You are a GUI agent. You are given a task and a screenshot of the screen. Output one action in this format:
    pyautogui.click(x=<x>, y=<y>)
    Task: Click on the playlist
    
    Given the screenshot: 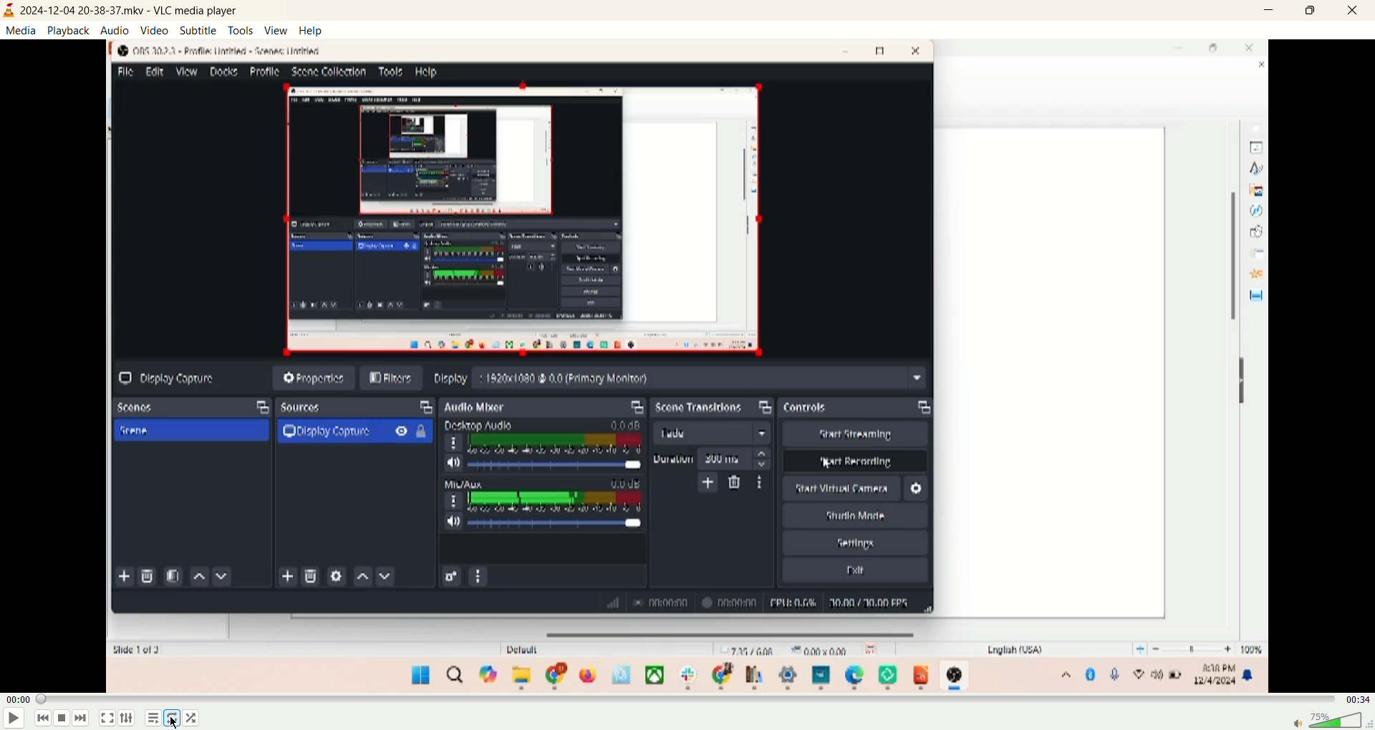 What is the action you would take?
    pyautogui.click(x=153, y=719)
    